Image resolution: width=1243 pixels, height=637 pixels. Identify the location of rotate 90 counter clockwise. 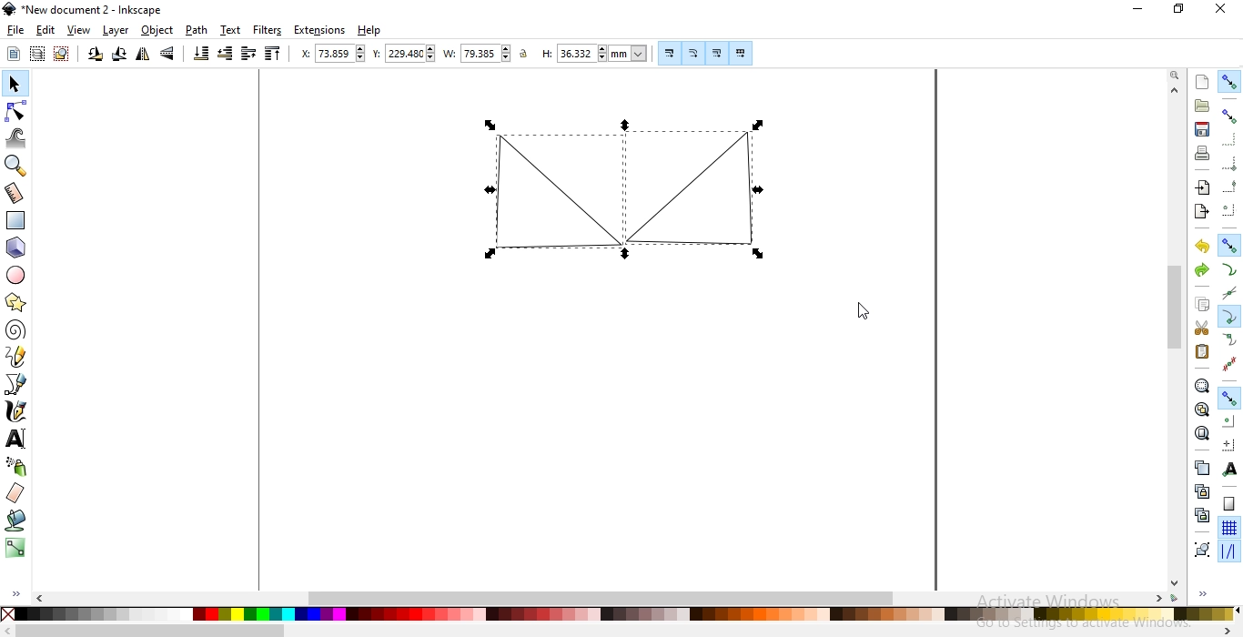
(95, 55).